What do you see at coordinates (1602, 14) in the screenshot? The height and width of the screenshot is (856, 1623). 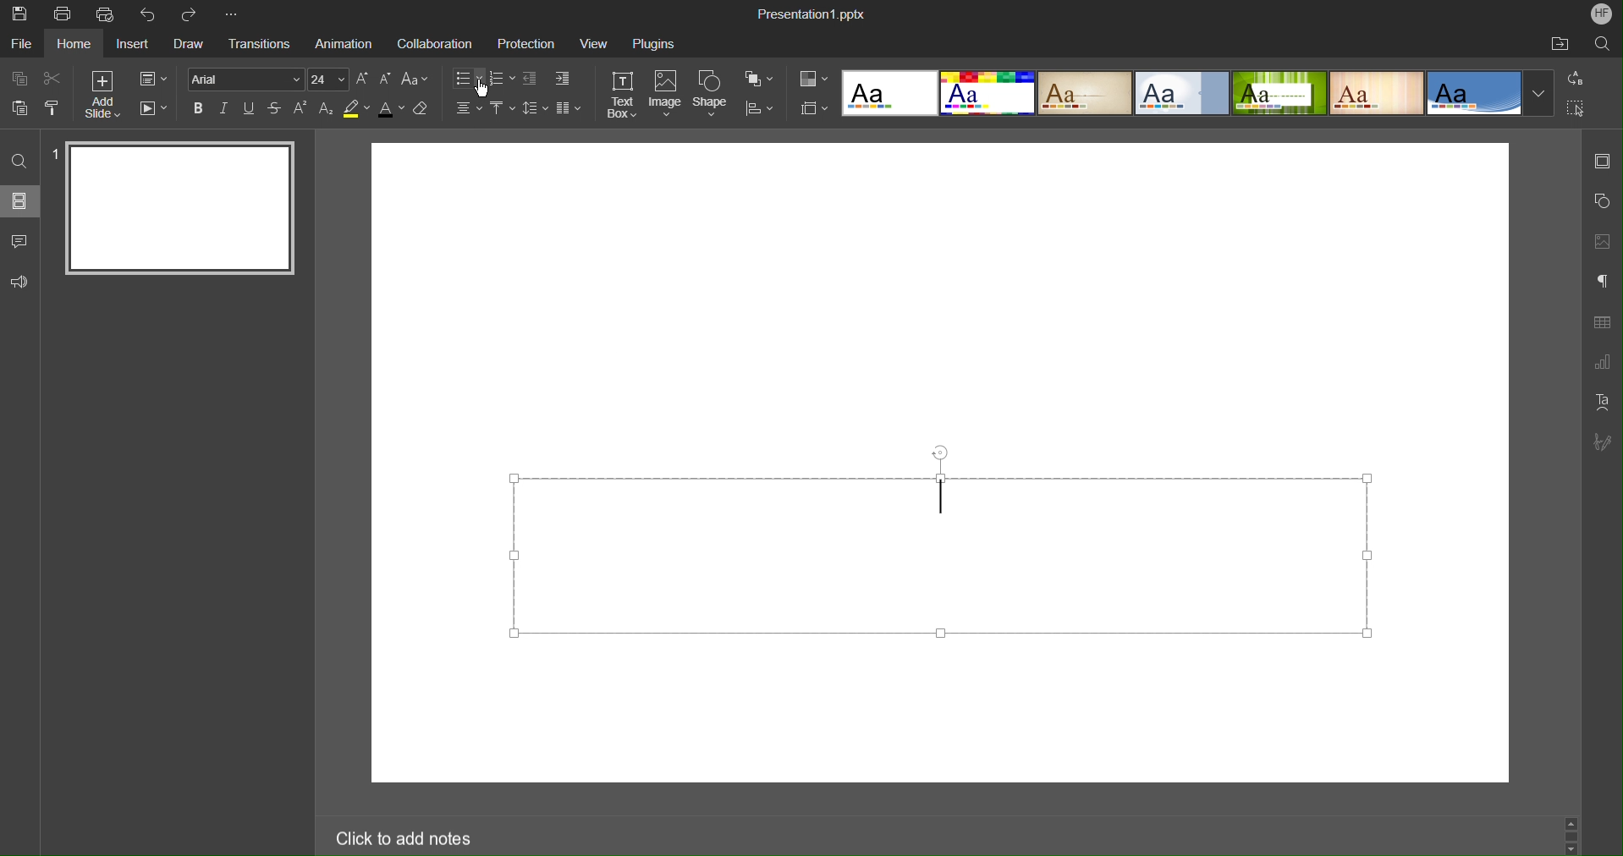 I see `Account` at bounding box center [1602, 14].